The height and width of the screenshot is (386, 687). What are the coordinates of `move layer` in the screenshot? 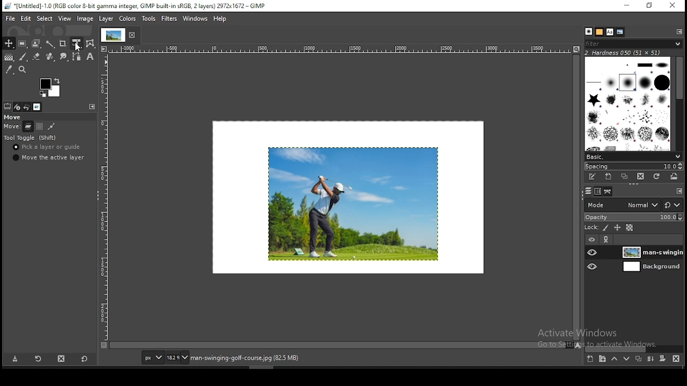 It's located at (27, 127).